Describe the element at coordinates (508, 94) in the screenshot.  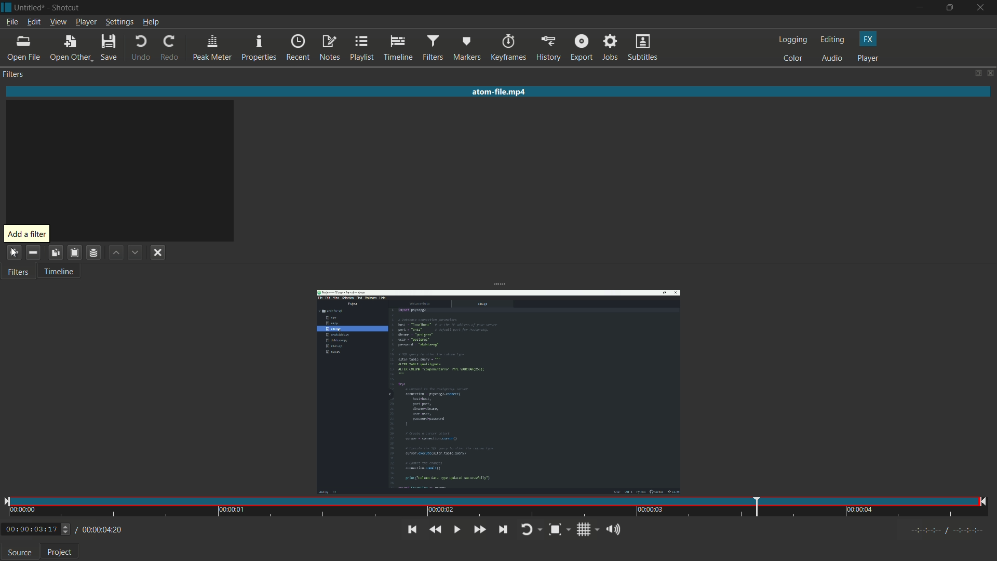
I see `atom-file.mp4 (imported video name)` at that location.